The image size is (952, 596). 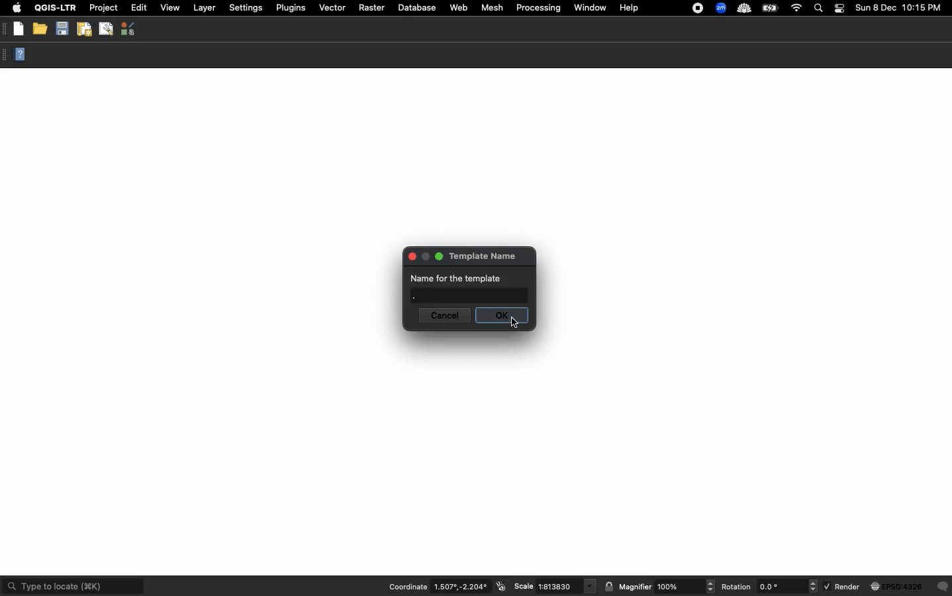 What do you see at coordinates (128, 29) in the screenshot?
I see `Style manager ` at bounding box center [128, 29].